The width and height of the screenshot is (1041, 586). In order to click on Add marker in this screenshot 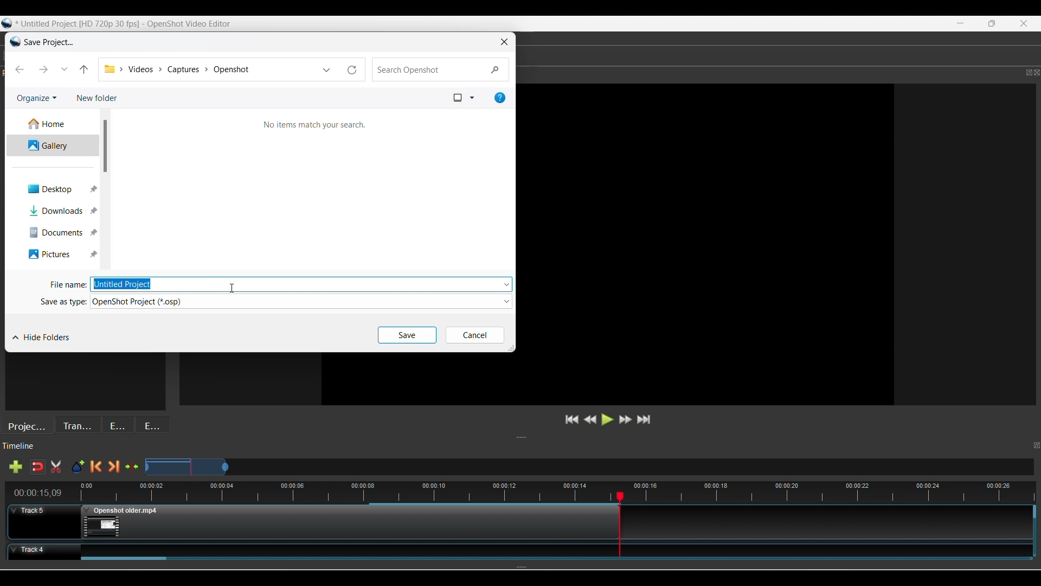, I will do `click(78, 467)`.